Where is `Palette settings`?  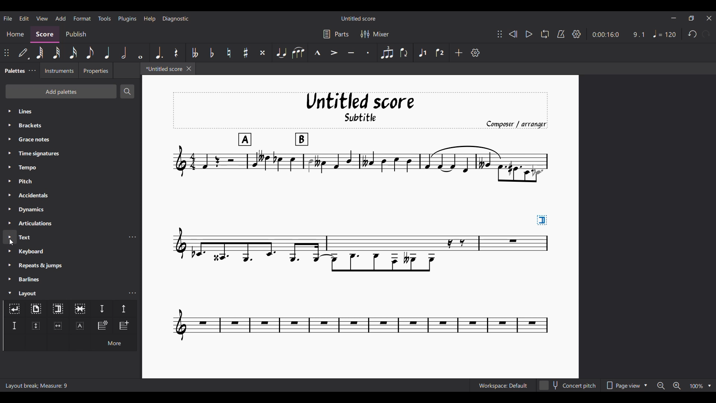 Palette settings is located at coordinates (32, 70).